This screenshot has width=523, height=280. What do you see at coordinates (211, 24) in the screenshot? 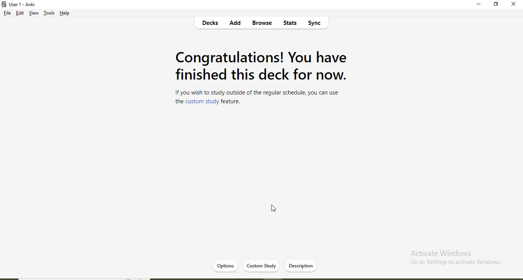
I see `decks` at bounding box center [211, 24].